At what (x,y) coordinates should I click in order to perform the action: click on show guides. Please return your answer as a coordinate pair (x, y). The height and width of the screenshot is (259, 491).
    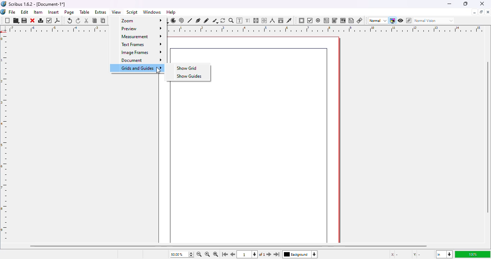
    Looking at the image, I should click on (188, 77).